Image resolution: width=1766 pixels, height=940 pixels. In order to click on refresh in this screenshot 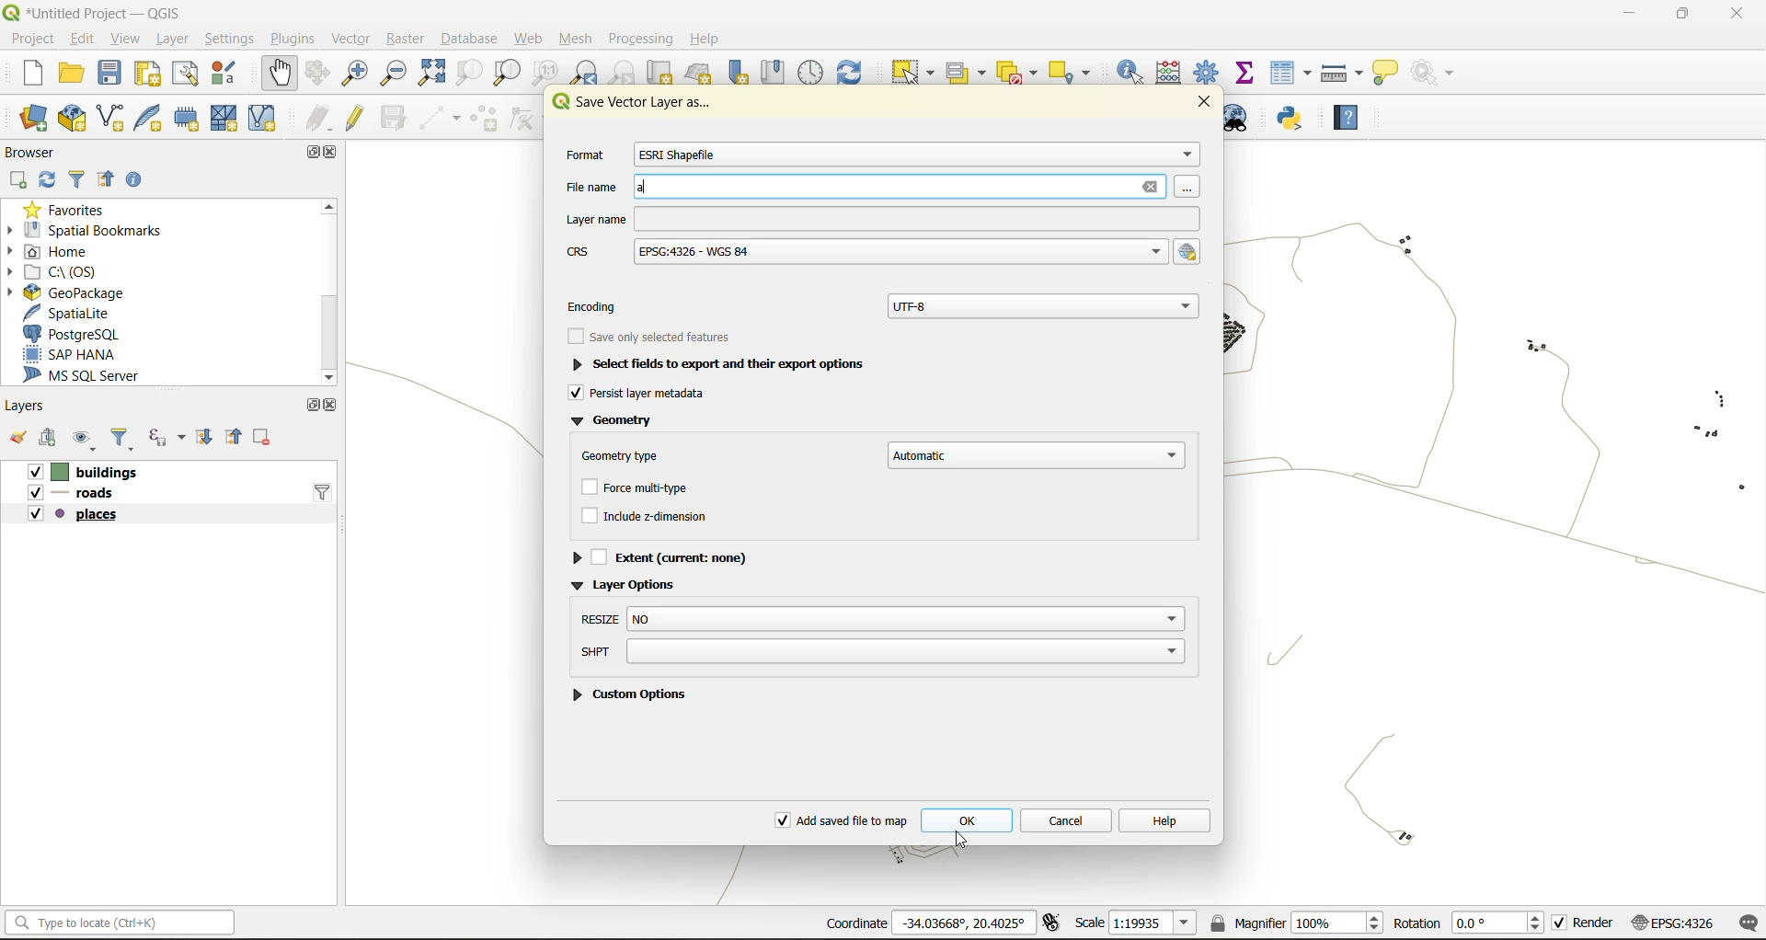, I will do `click(859, 69)`.